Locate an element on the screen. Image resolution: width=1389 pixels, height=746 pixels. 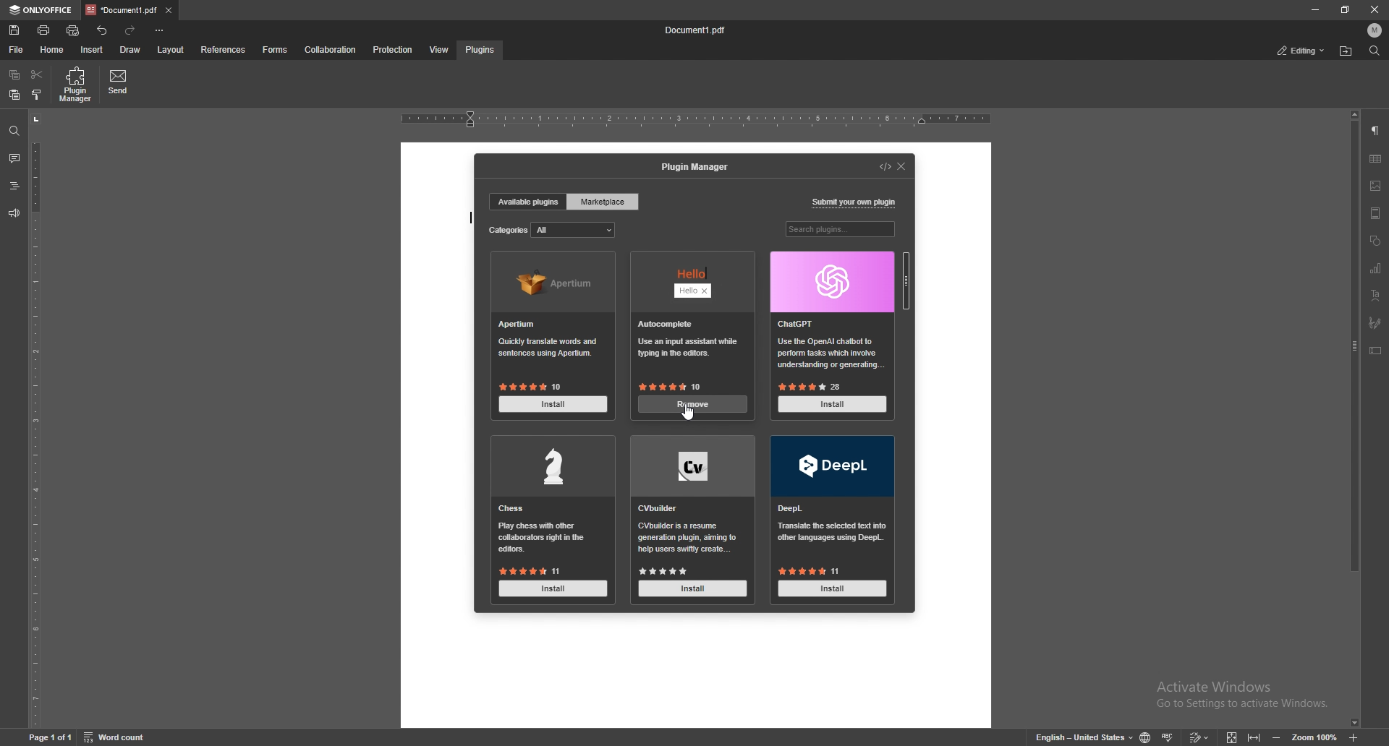
chart is located at coordinates (1377, 269).